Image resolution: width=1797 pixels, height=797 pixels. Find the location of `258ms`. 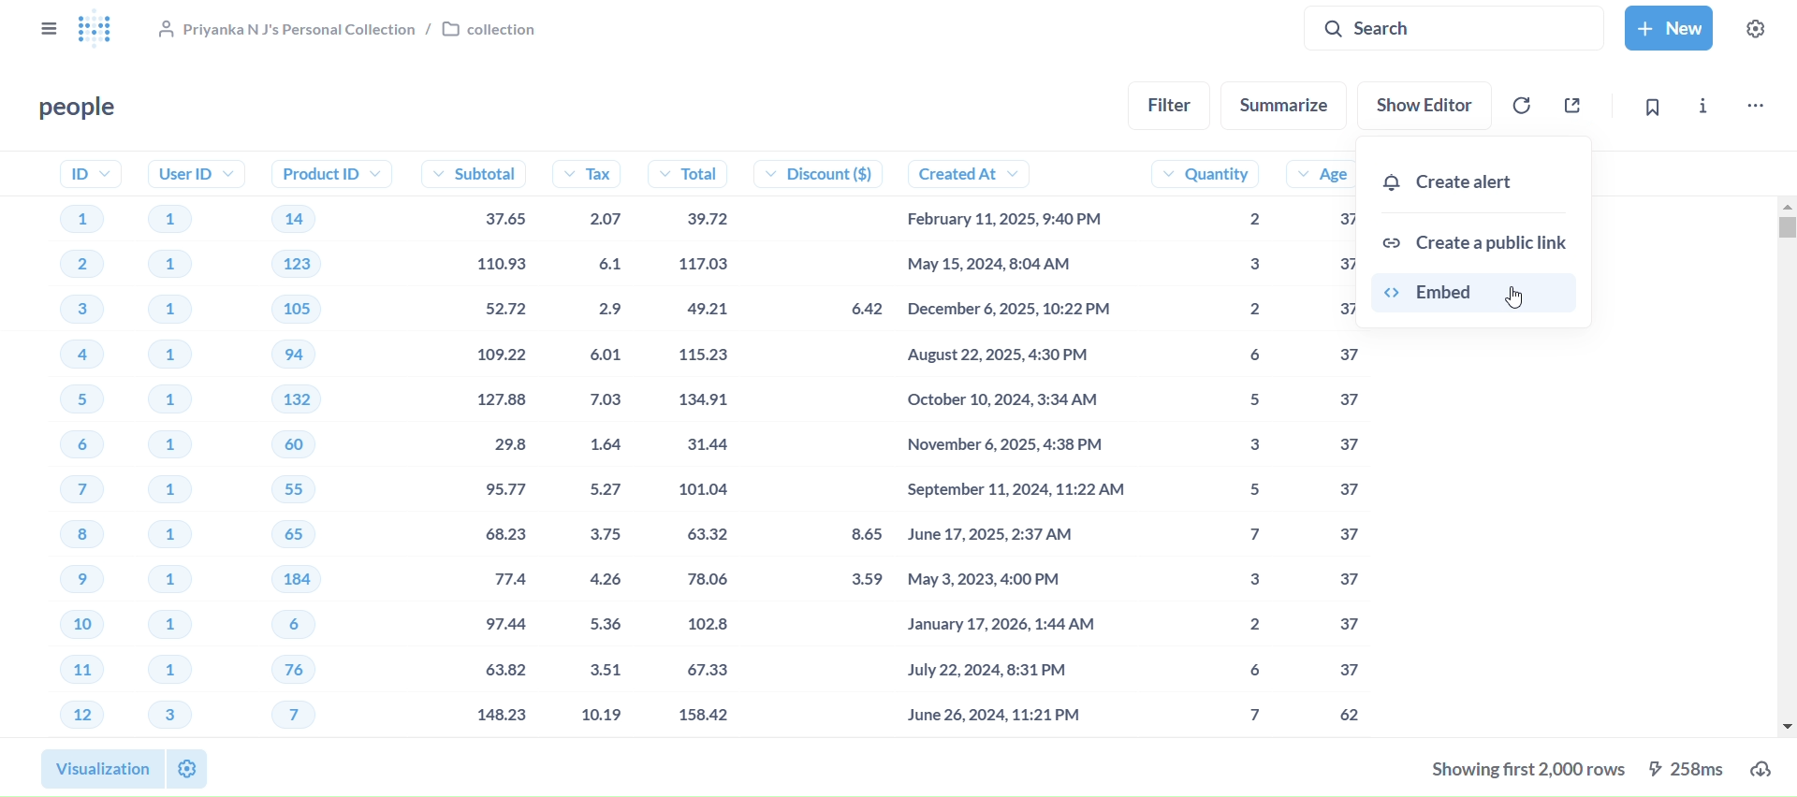

258ms is located at coordinates (1691, 768).